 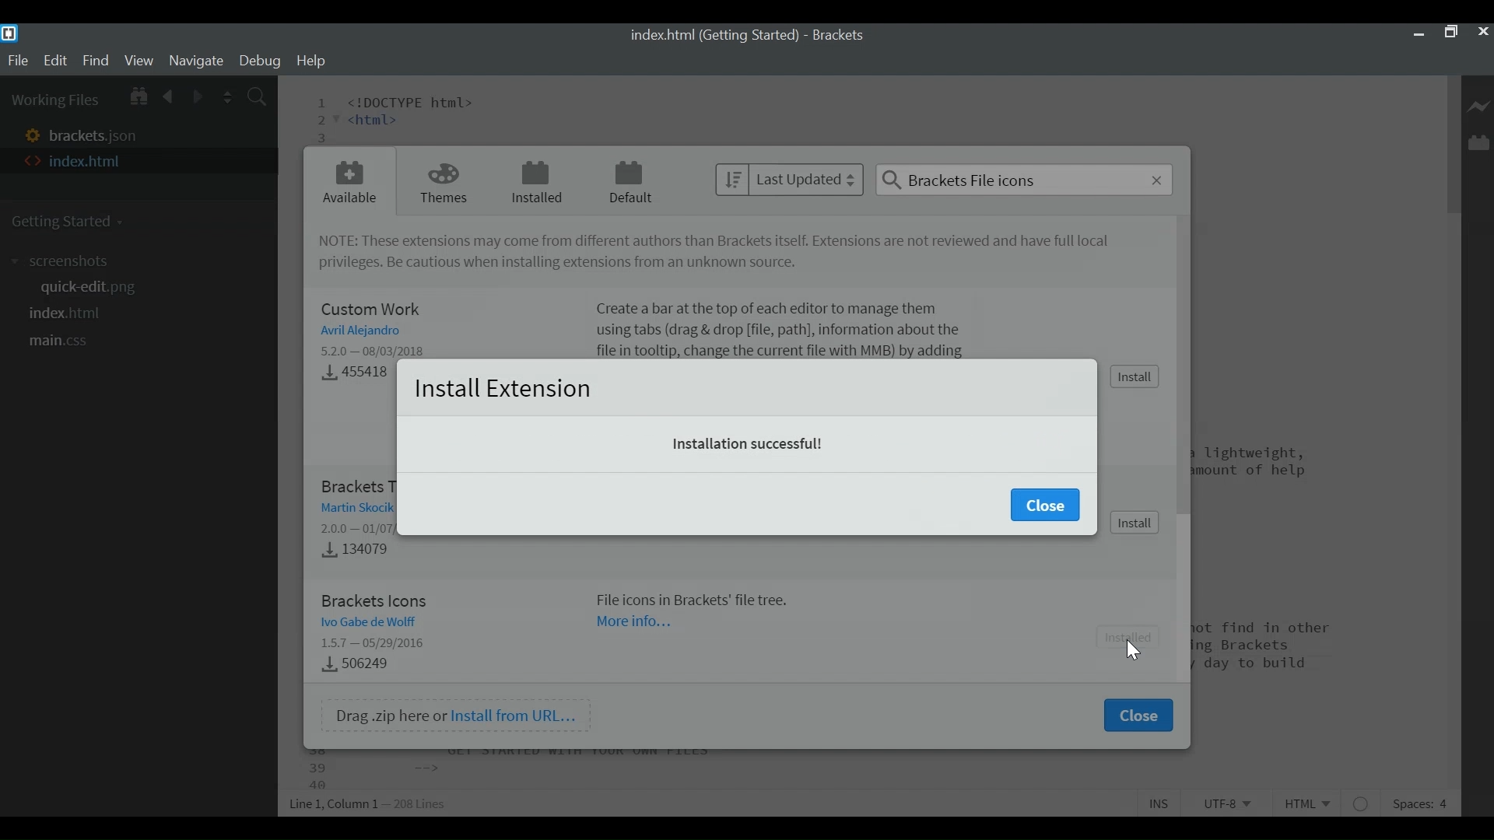 What do you see at coordinates (1138, 716) in the screenshot?
I see `Close` at bounding box center [1138, 716].